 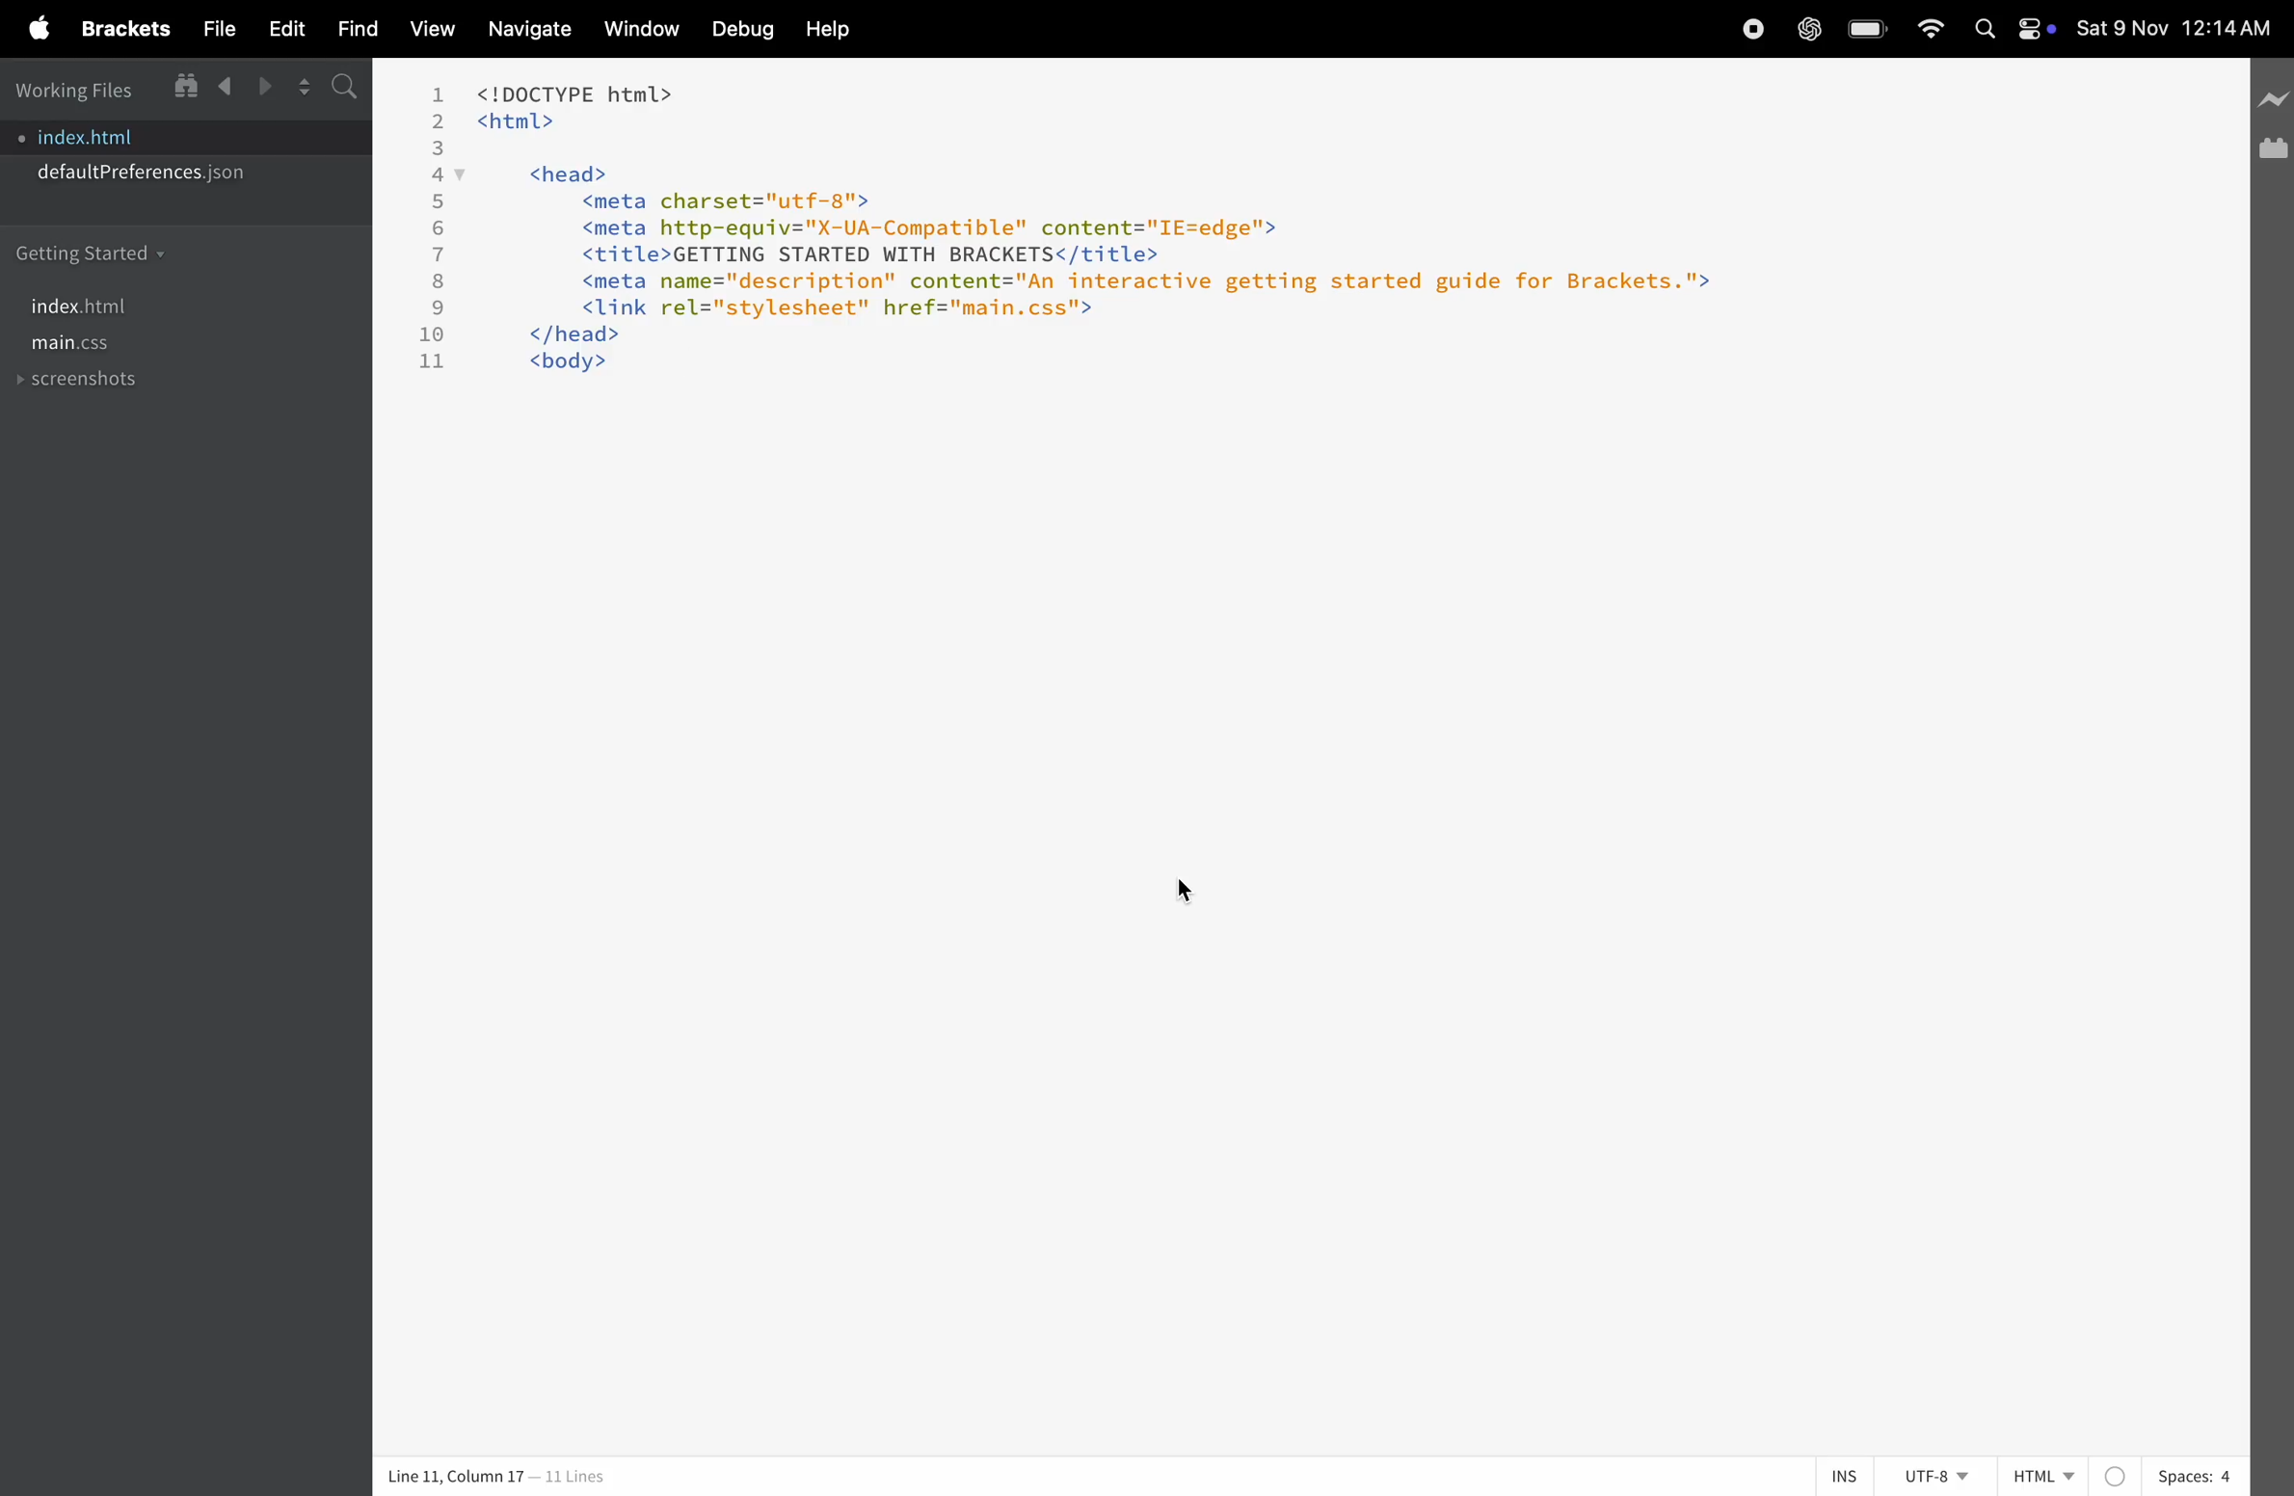 I want to click on working files, so click(x=78, y=91).